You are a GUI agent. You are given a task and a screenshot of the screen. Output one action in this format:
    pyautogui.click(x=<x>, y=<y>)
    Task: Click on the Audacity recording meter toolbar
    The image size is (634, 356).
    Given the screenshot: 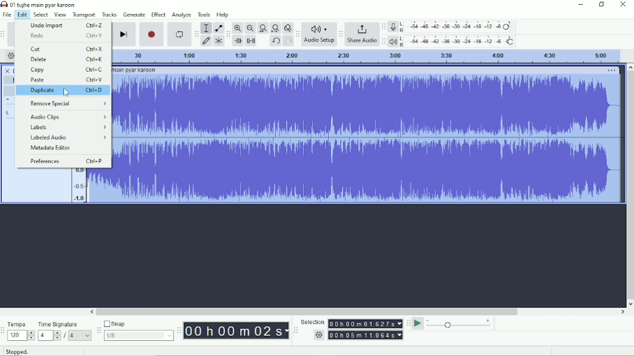 What is the action you would take?
    pyautogui.click(x=384, y=27)
    